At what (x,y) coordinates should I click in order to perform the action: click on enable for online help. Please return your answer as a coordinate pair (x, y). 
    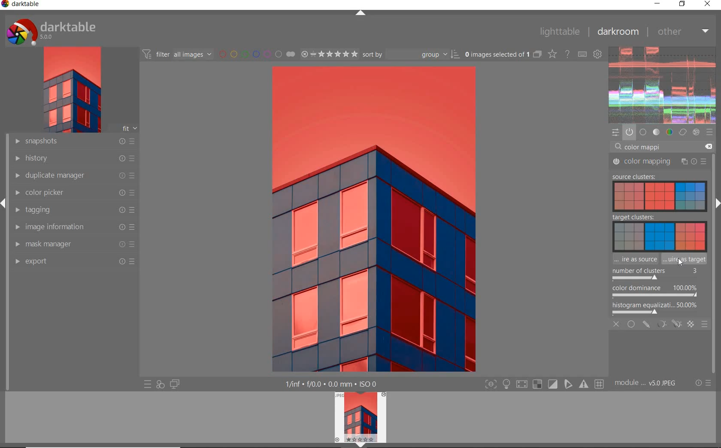
    Looking at the image, I should click on (567, 54).